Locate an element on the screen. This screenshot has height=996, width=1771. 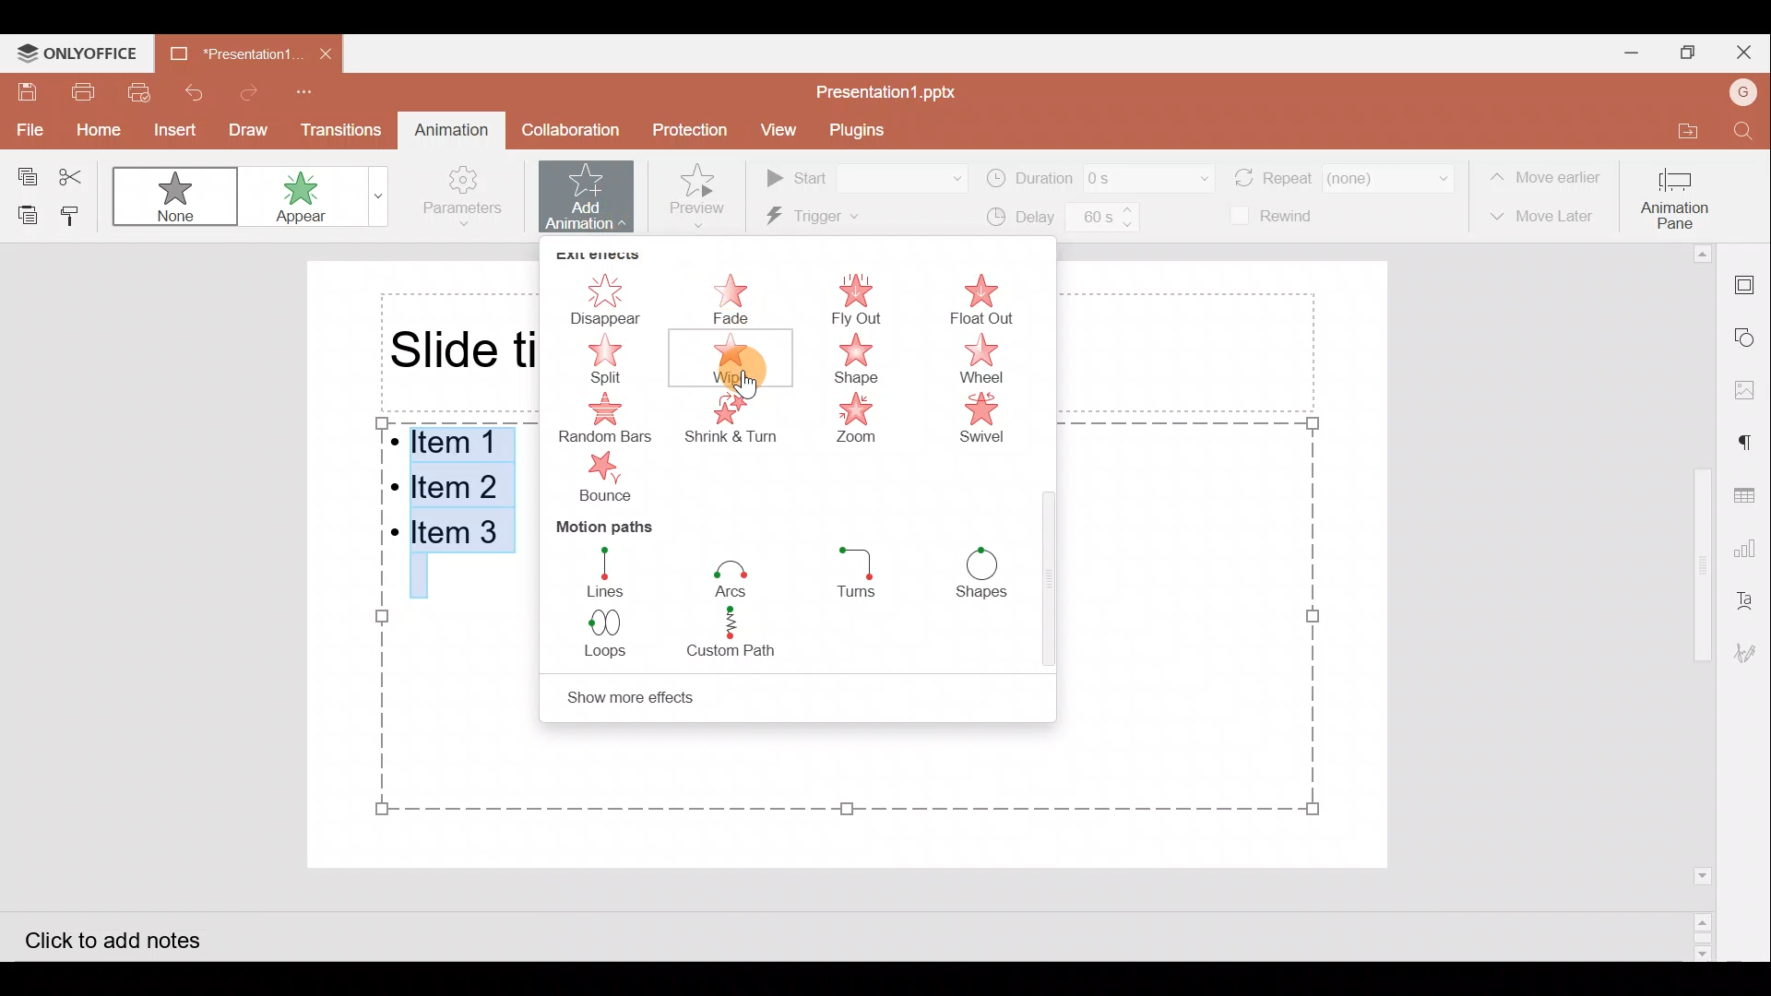
Customize quick access toolbar is located at coordinates (315, 90).